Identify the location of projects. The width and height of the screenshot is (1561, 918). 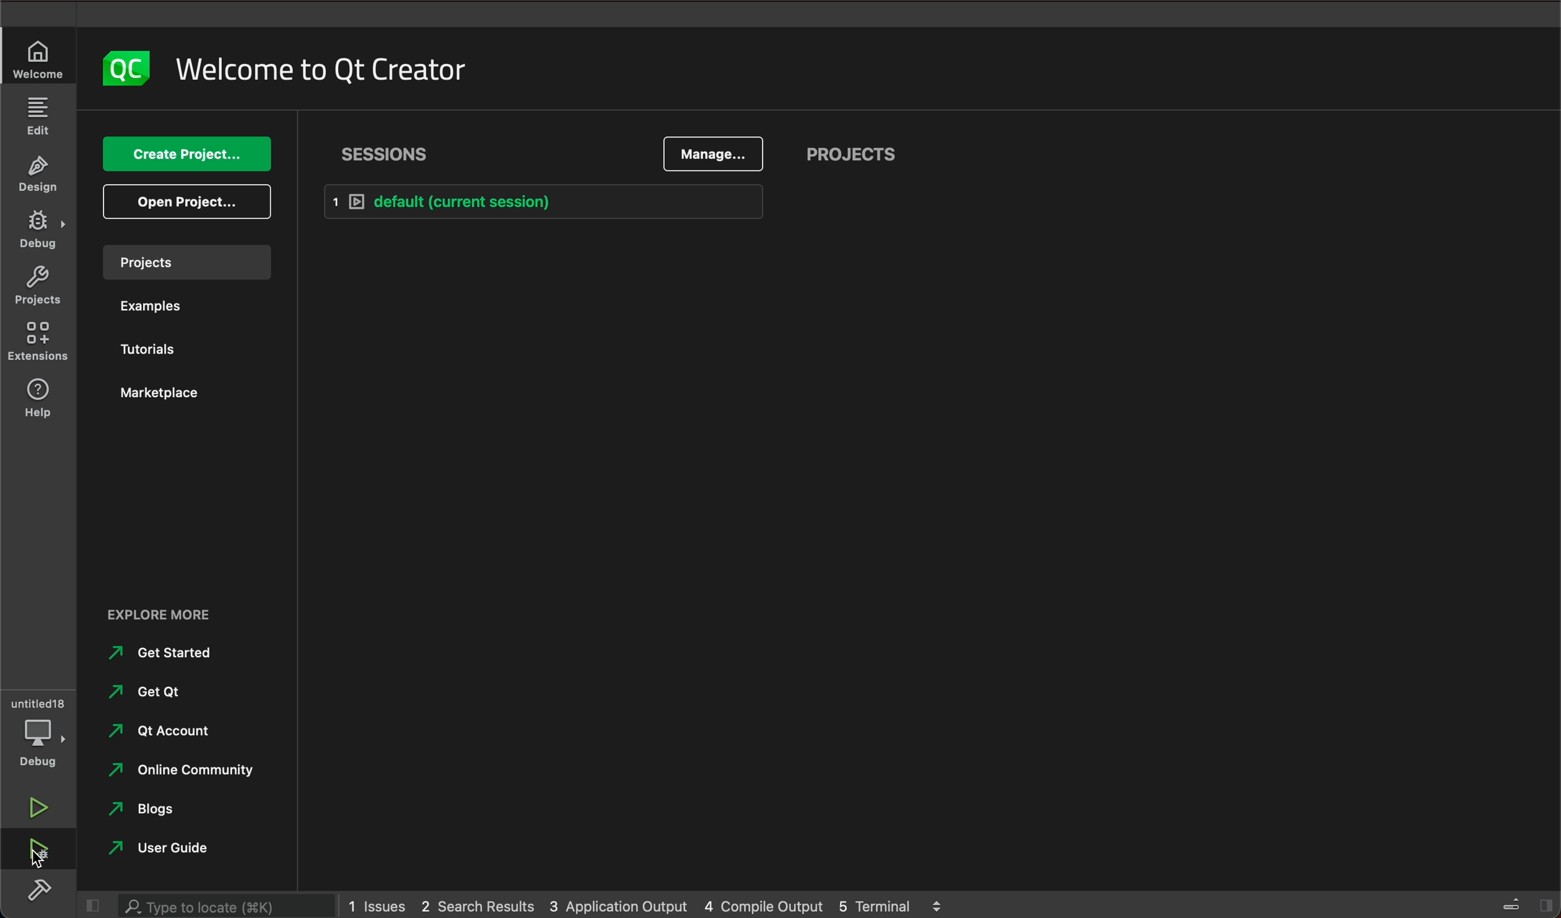
(858, 152).